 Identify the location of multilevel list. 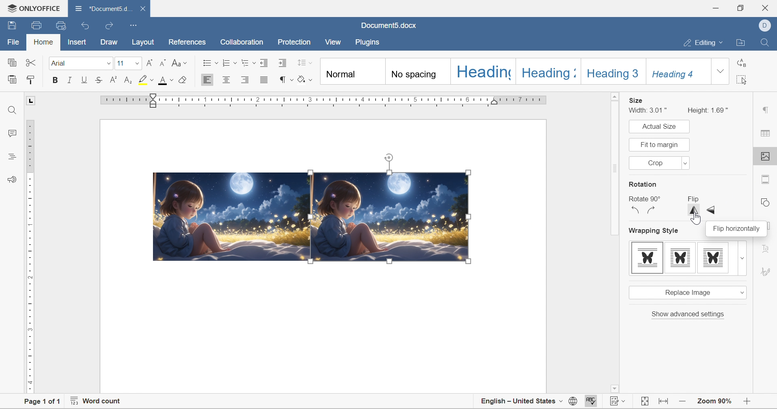
(248, 63).